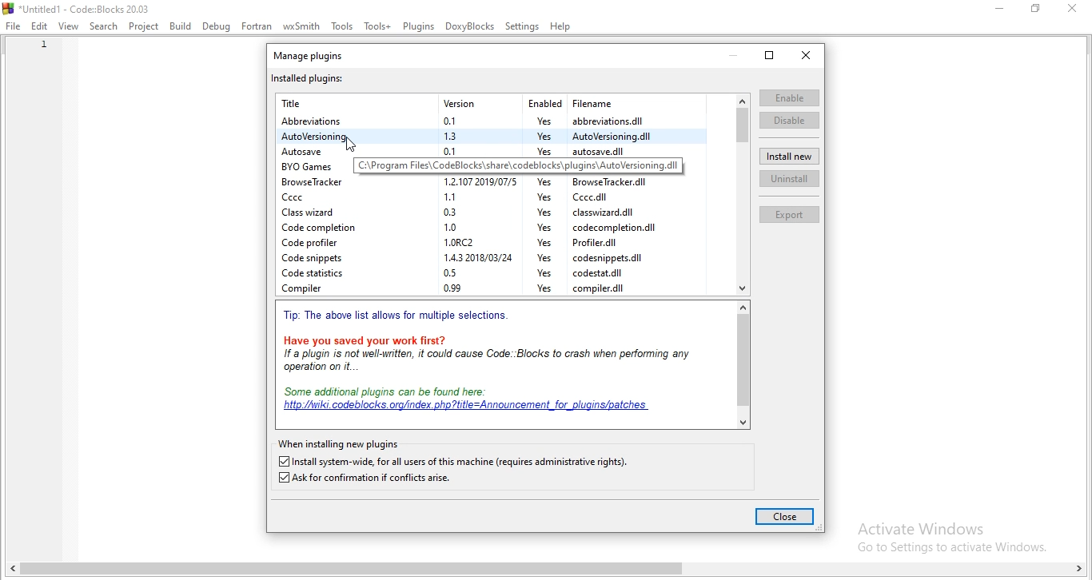 This screenshot has width=1092, height=580. I want to click on close, so click(785, 518).